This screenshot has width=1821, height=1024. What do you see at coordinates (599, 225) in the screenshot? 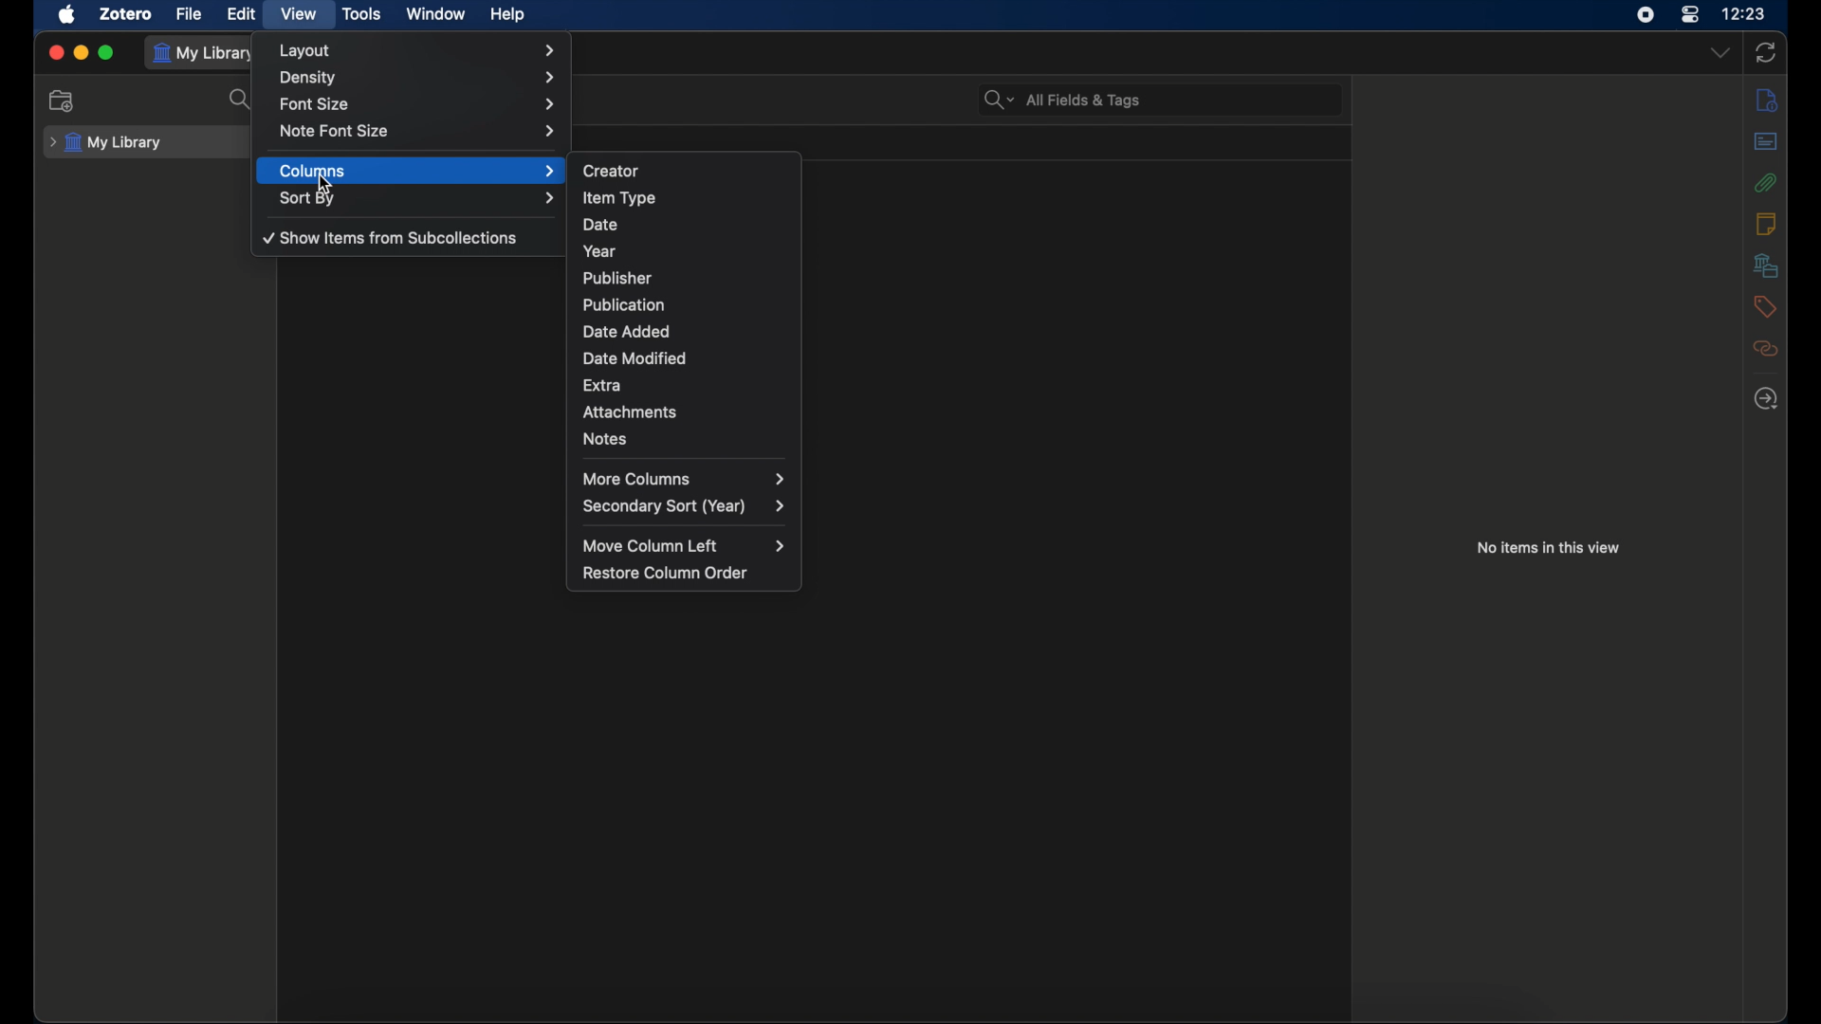
I see `date` at bounding box center [599, 225].